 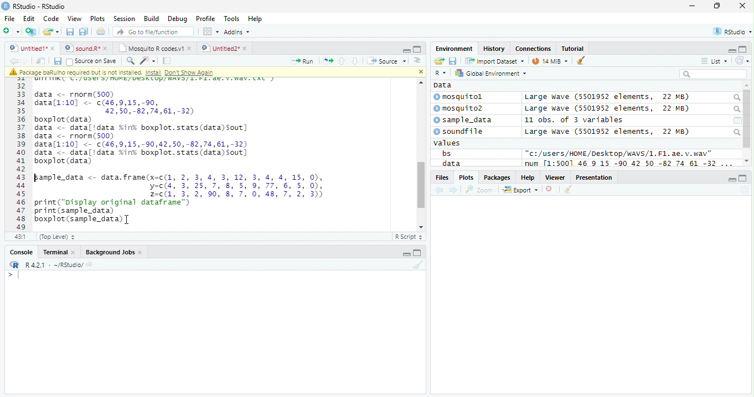 What do you see at coordinates (466, 177) in the screenshot?
I see `Plots` at bounding box center [466, 177].